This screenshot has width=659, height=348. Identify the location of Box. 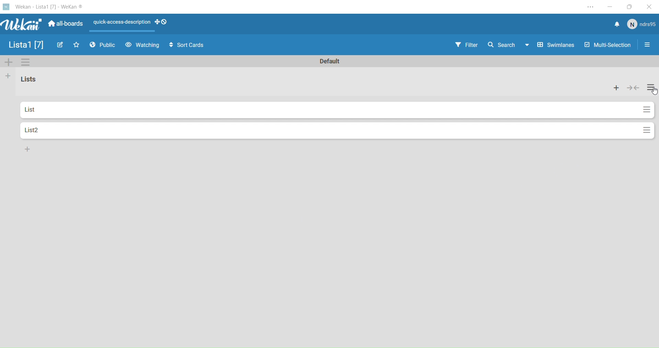
(629, 7).